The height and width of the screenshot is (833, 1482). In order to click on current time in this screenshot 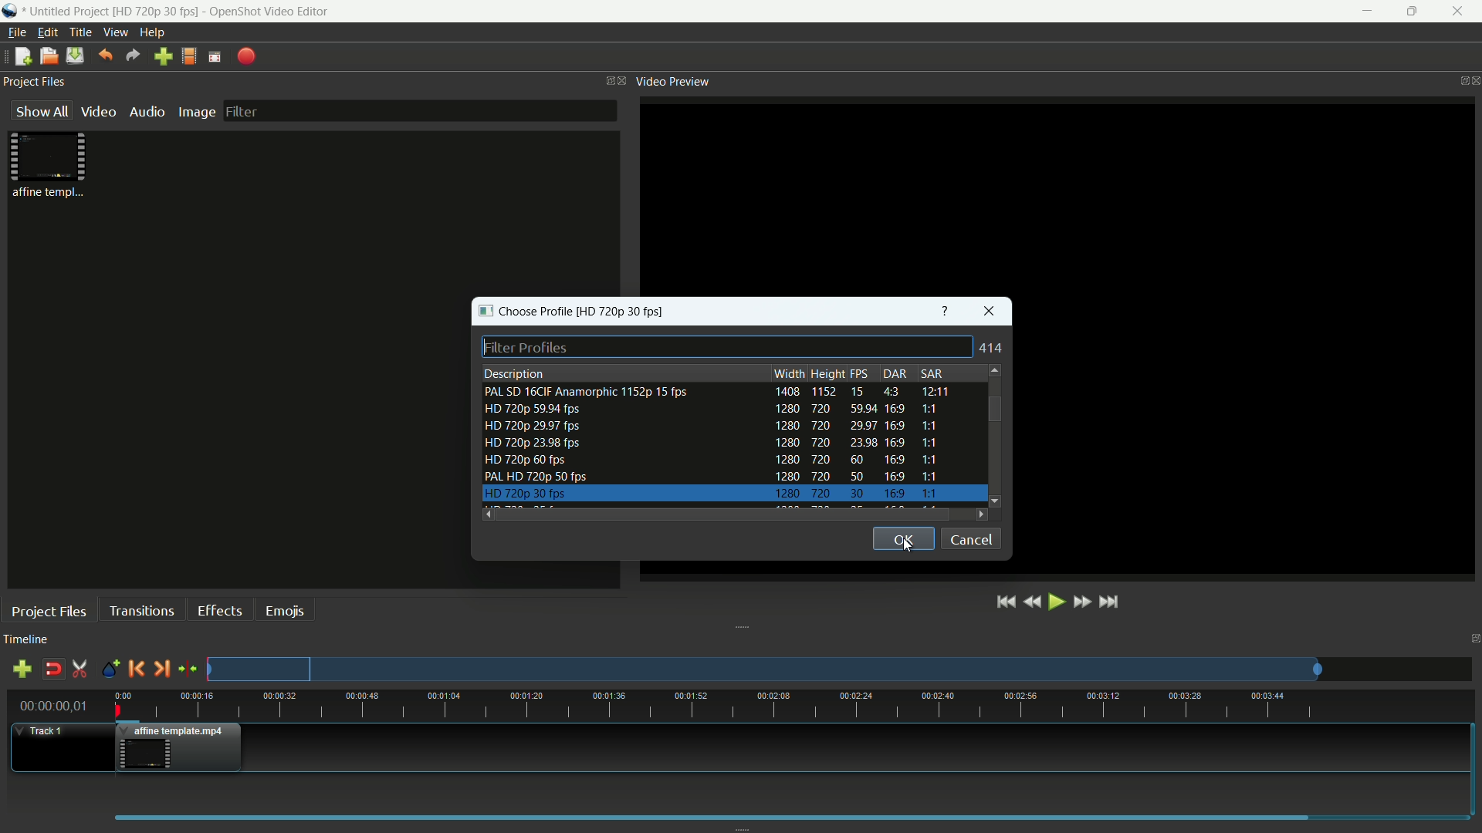, I will do `click(52, 706)`.